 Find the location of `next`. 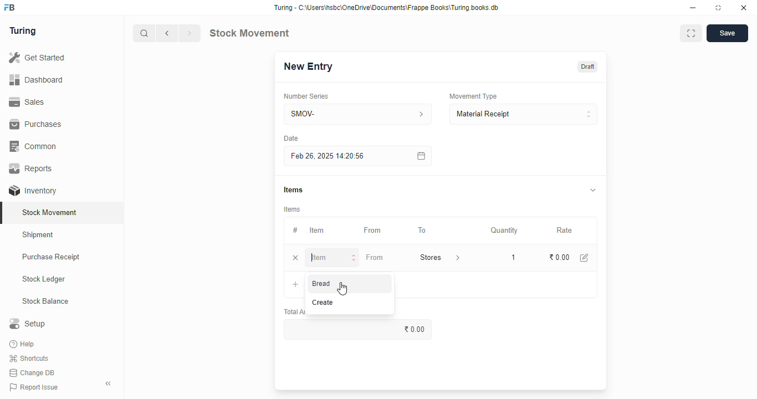

next is located at coordinates (190, 33).